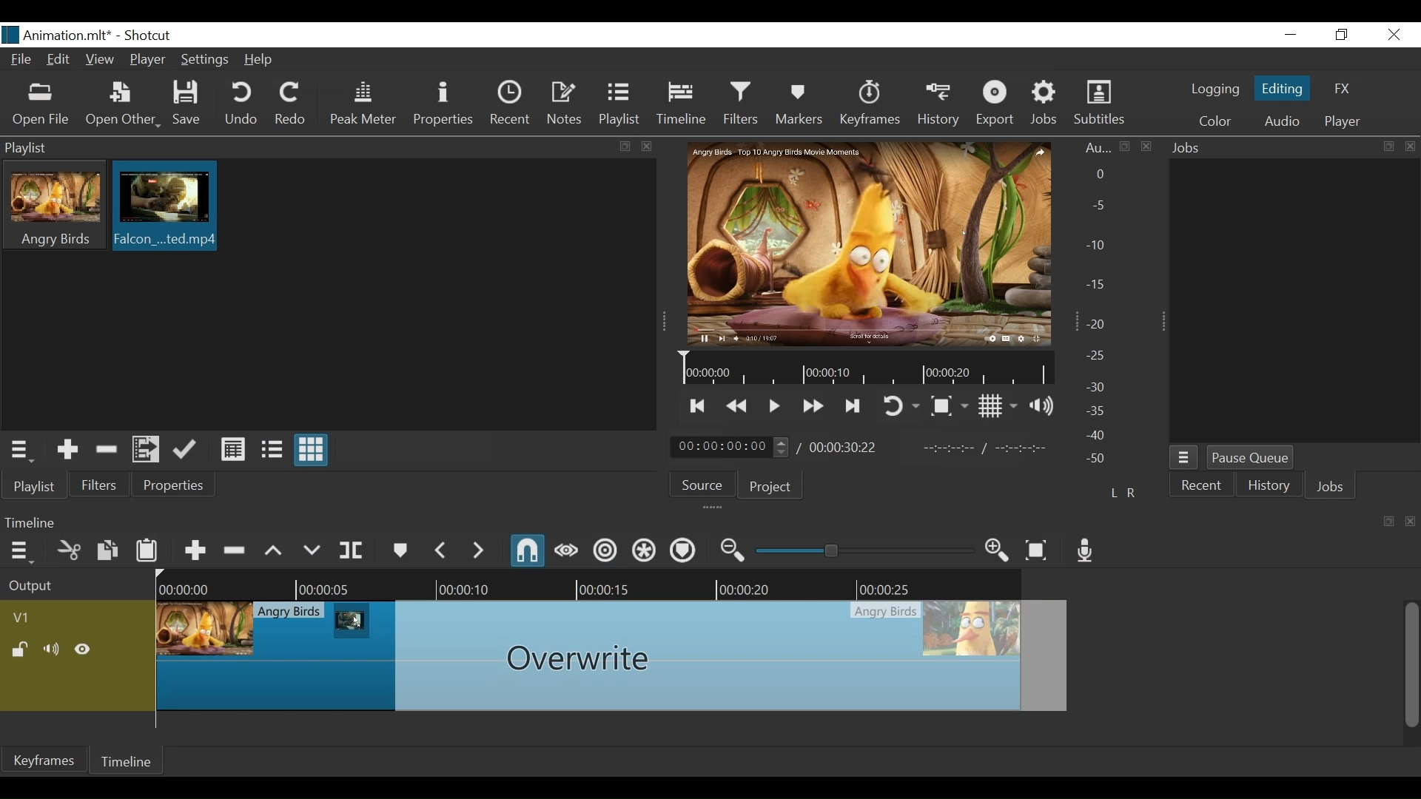 This screenshot has width=1421, height=799. I want to click on Toggle display grid on player, so click(998, 407).